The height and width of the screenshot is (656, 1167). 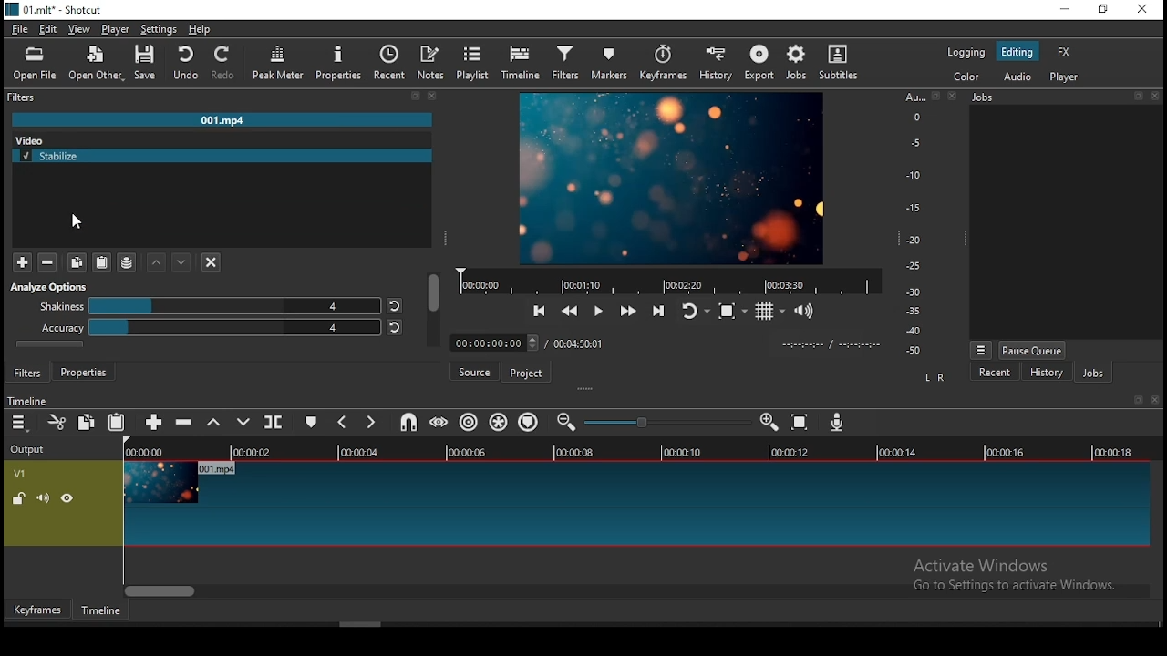 What do you see at coordinates (114, 29) in the screenshot?
I see `player` at bounding box center [114, 29].